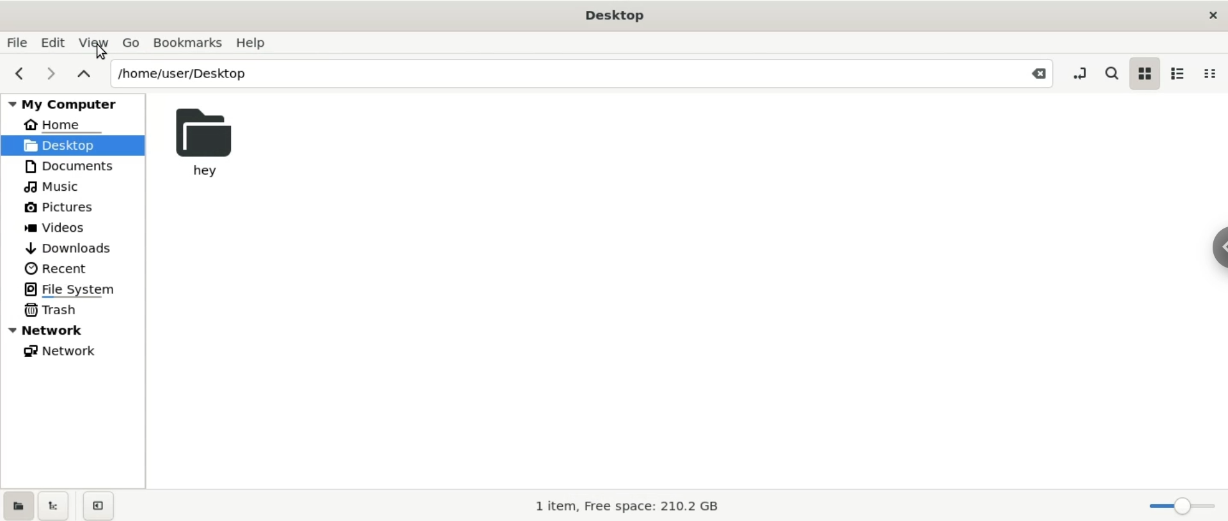 This screenshot has height=521, width=1228. I want to click on show treeview, so click(54, 506).